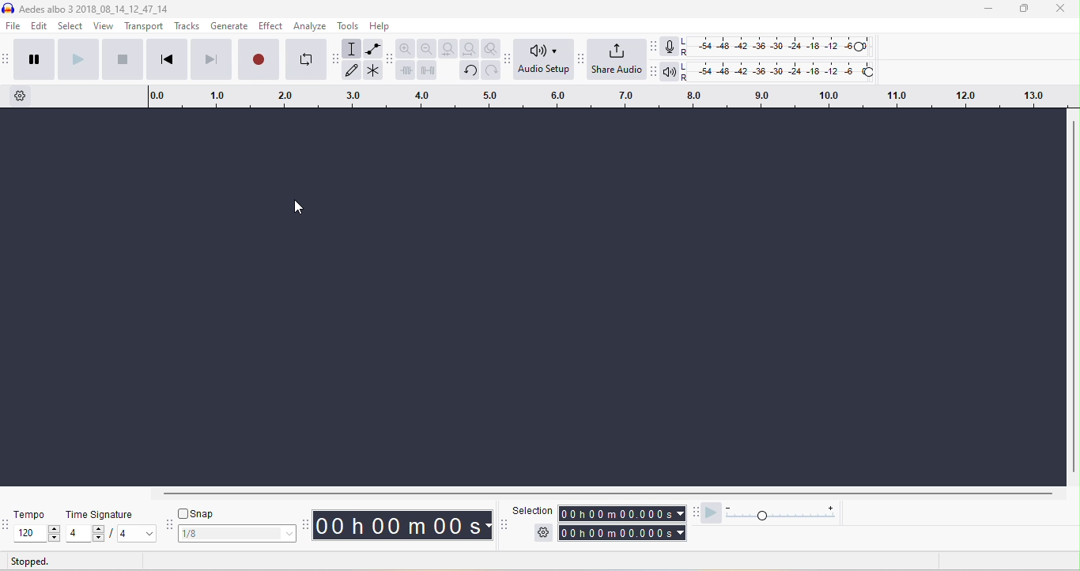 This screenshot has height=571, width=1080. Describe the element at coordinates (612, 494) in the screenshot. I see `horizontal scroll bar` at that location.